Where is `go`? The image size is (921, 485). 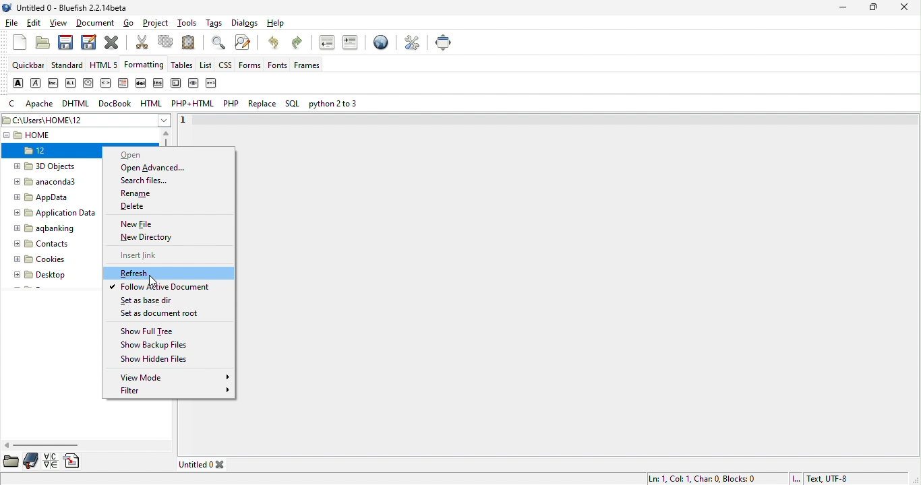
go is located at coordinates (129, 22).